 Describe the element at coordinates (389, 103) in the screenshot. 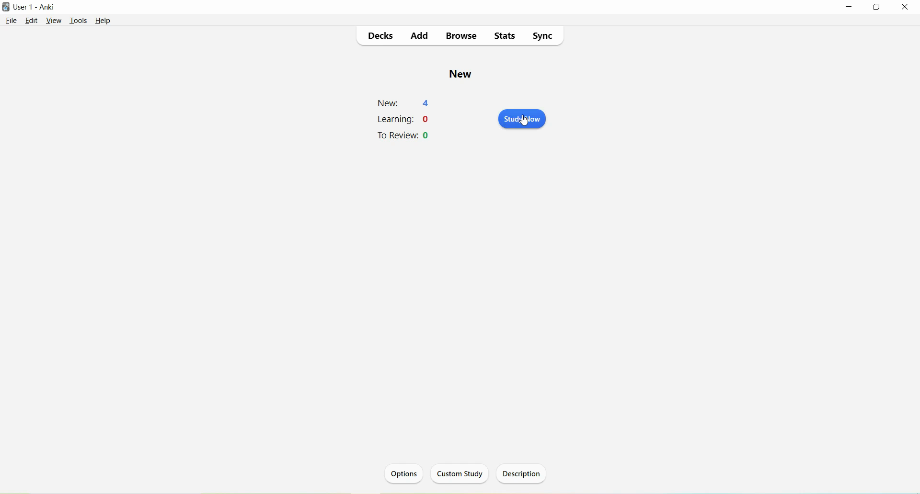

I see `New:` at that location.